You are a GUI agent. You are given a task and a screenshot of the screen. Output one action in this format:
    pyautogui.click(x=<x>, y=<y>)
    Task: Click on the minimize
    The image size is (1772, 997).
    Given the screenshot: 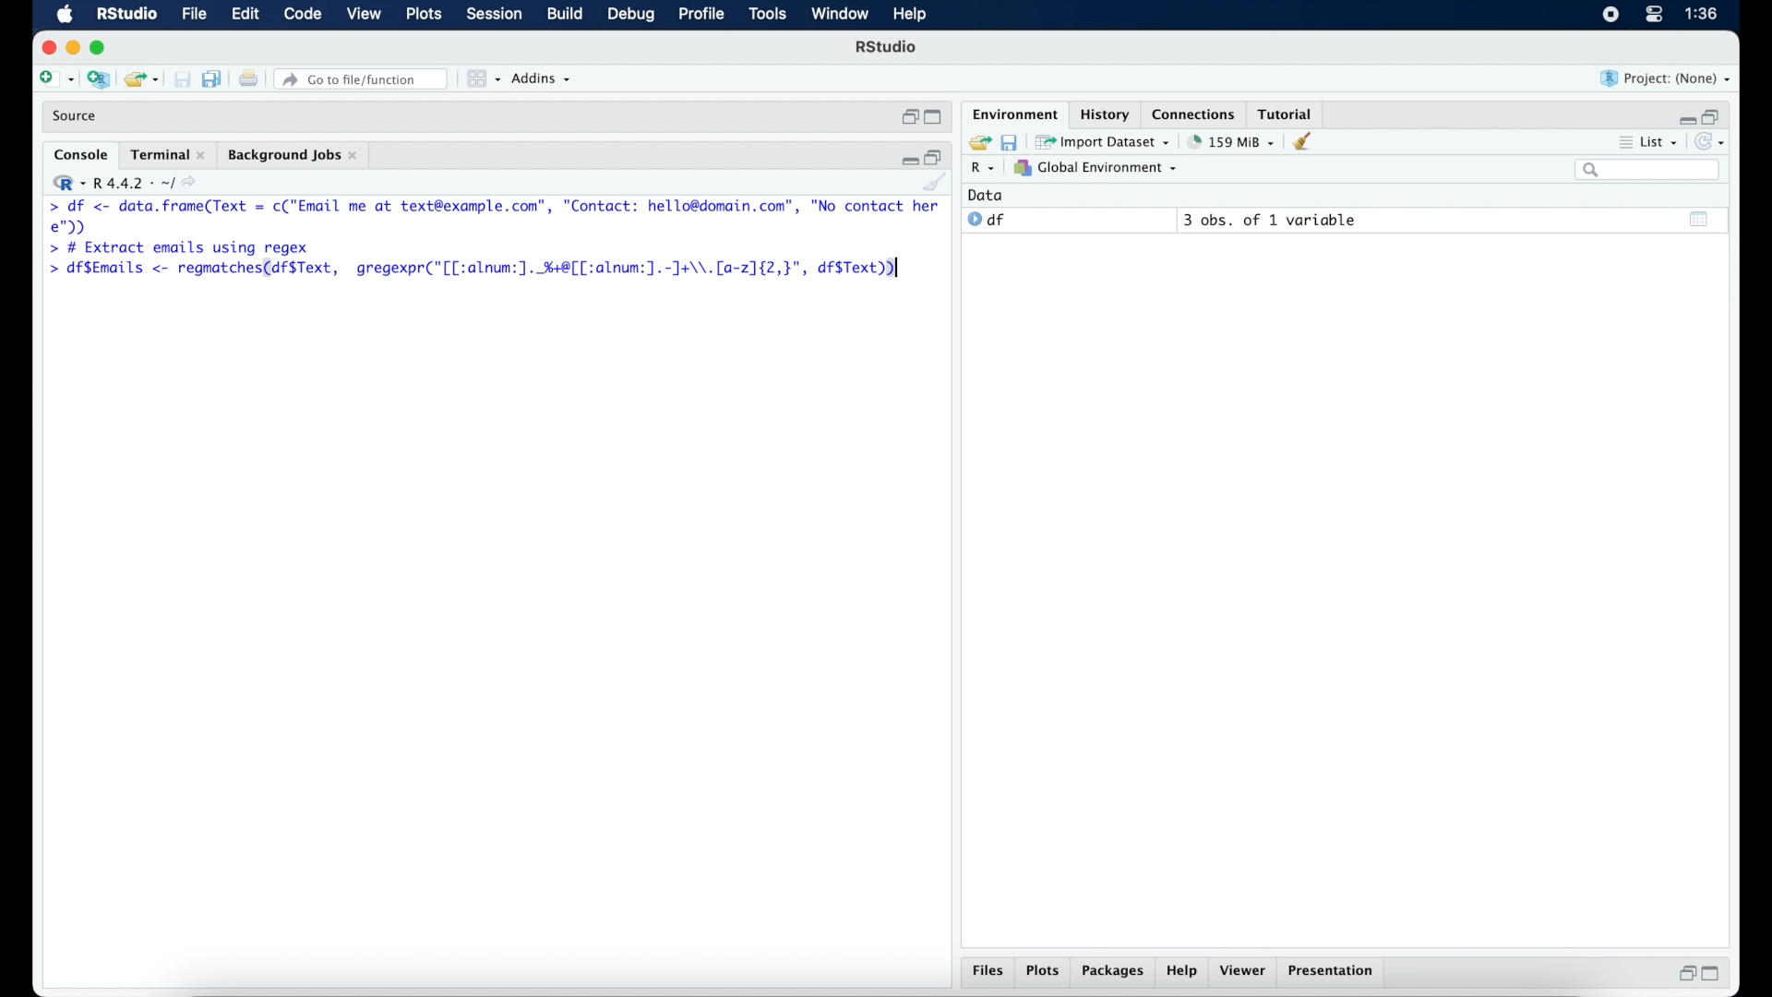 What is the action you would take?
    pyautogui.click(x=907, y=160)
    